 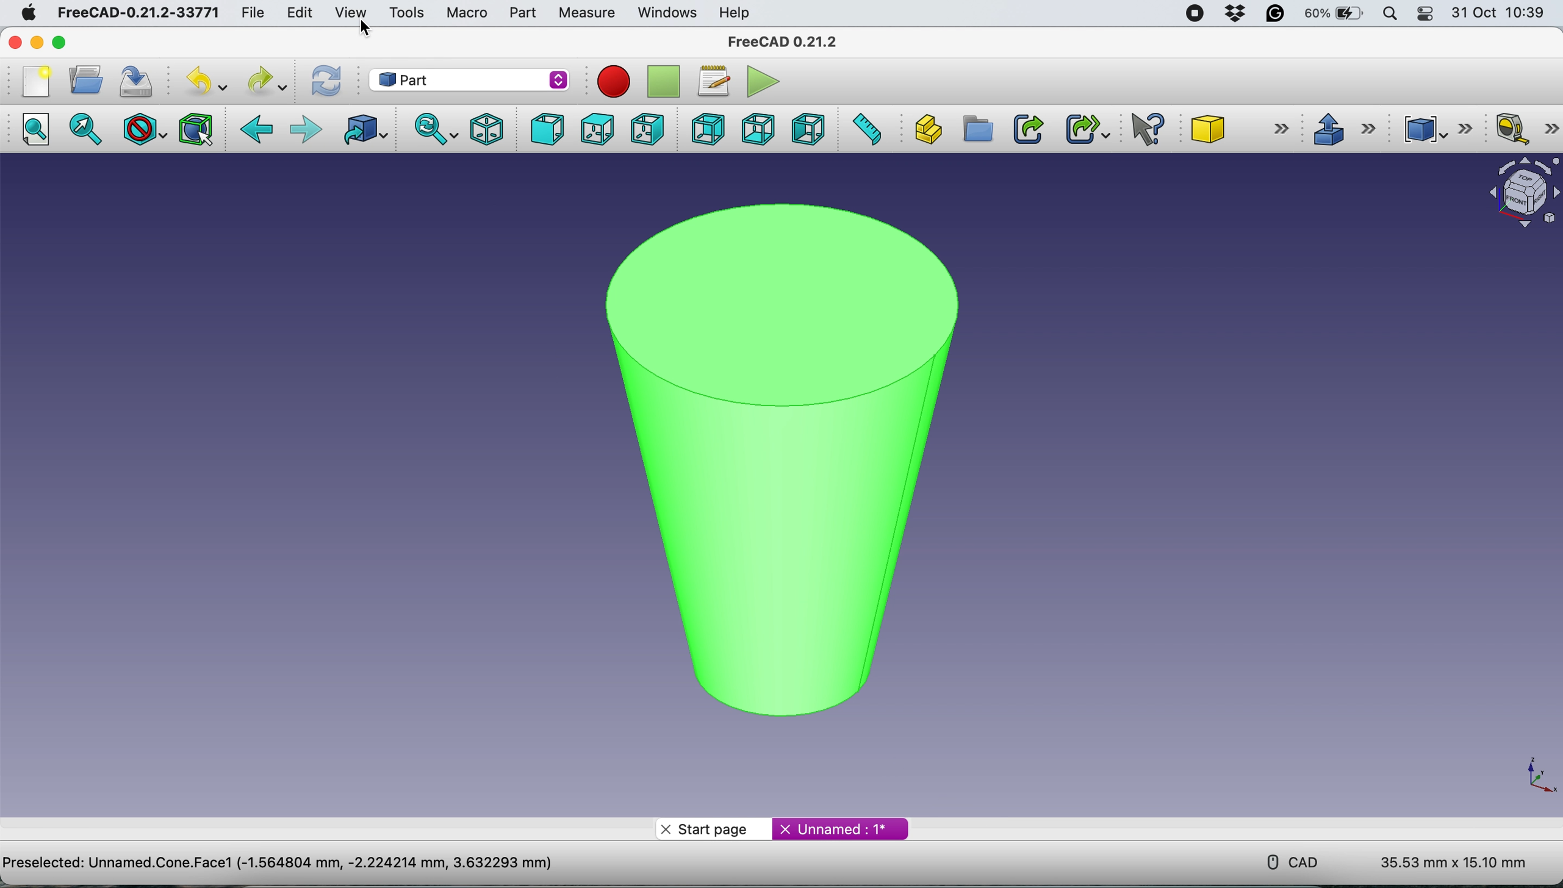 What do you see at coordinates (977, 130) in the screenshot?
I see `create group` at bounding box center [977, 130].